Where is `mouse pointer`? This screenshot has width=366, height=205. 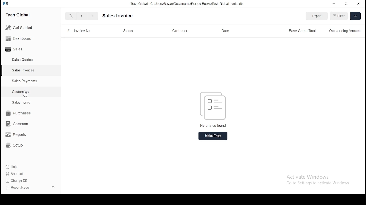
mouse pointer is located at coordinates (26, 94).